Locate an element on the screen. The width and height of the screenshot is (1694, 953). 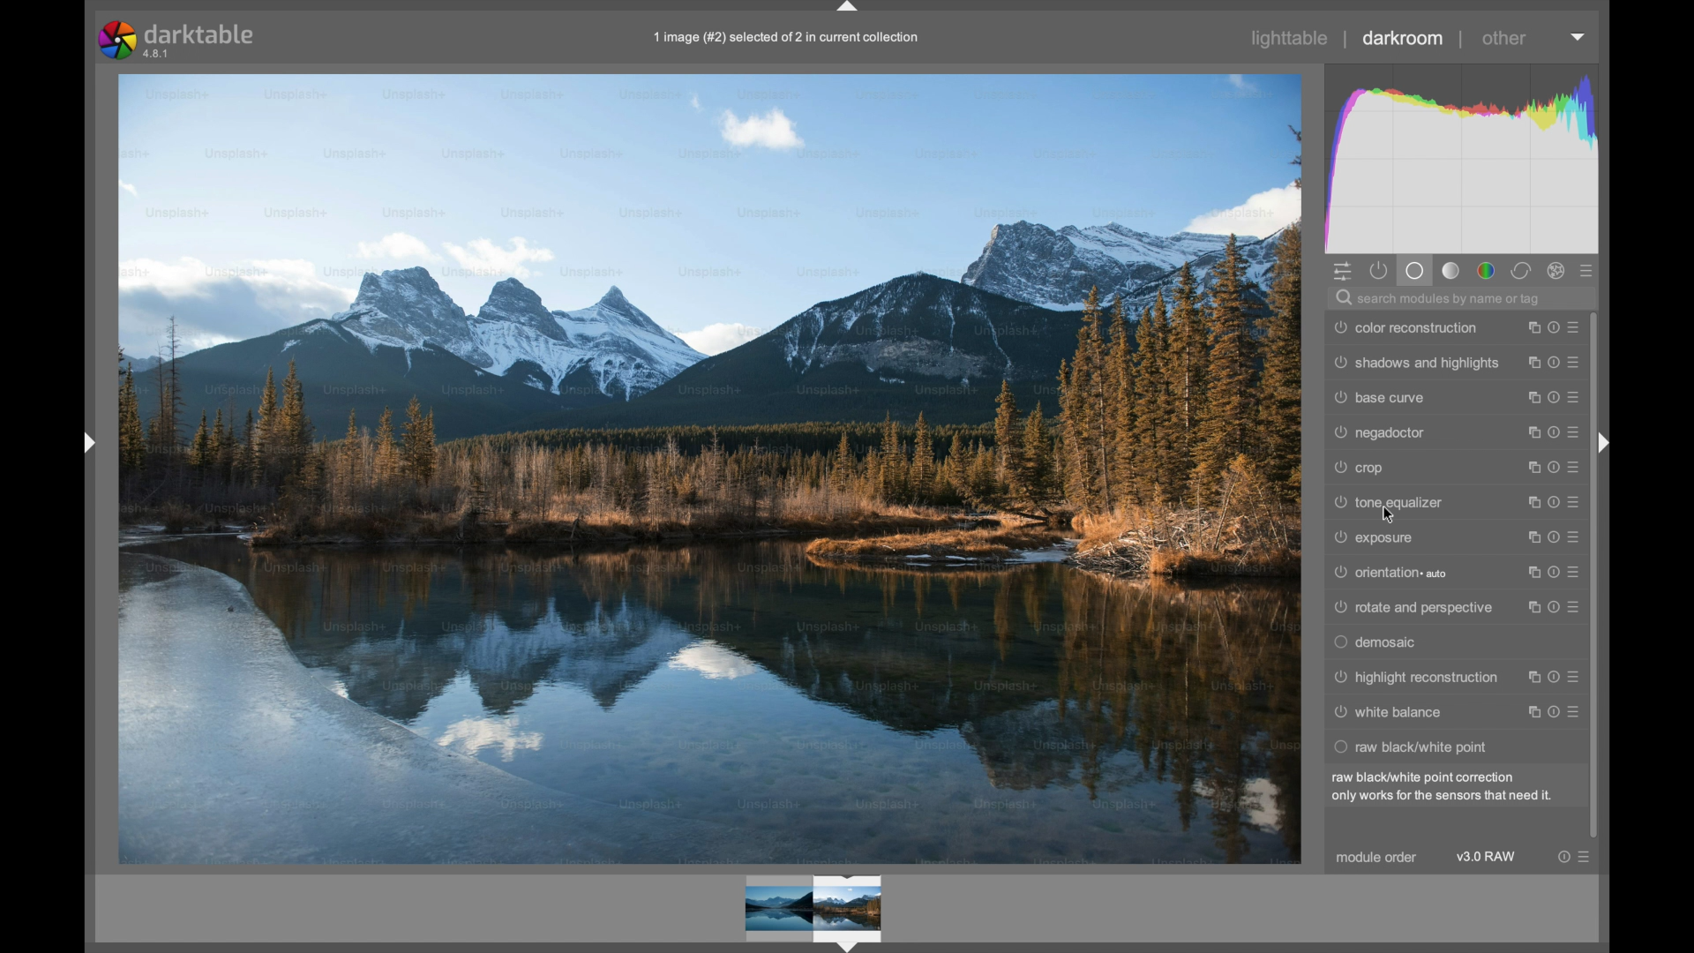
presets is located at coordinates (1578, 571).